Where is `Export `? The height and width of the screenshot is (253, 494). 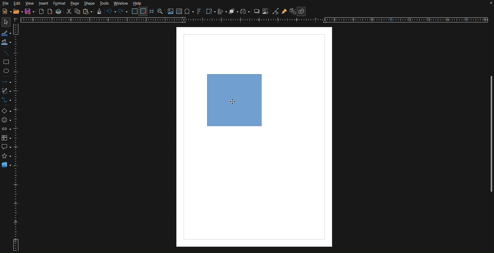 Export  is located at coordinates (41, 12).